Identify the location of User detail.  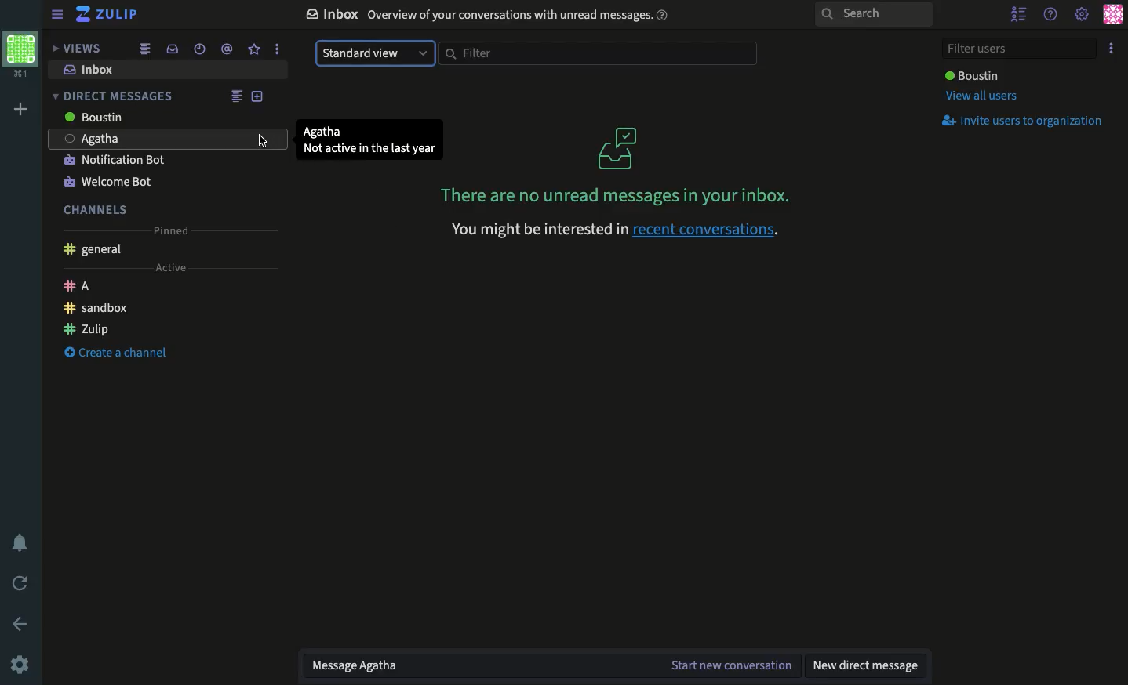
(368, 142).